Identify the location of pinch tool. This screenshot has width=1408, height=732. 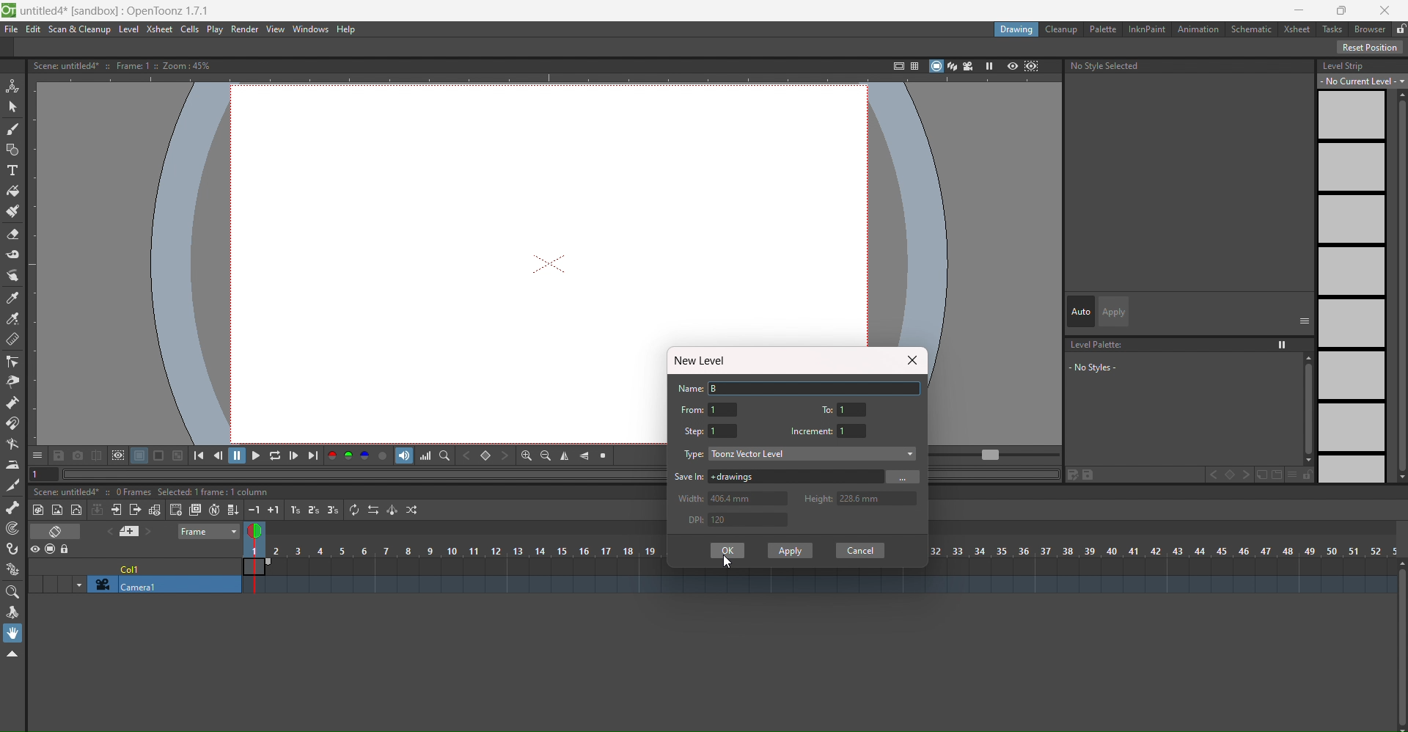
(12, 382).